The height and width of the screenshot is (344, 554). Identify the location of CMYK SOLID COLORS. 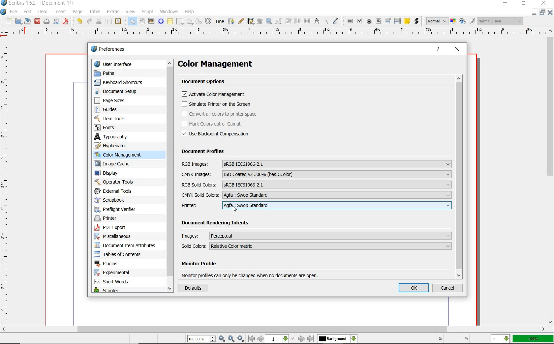
(316, 195).